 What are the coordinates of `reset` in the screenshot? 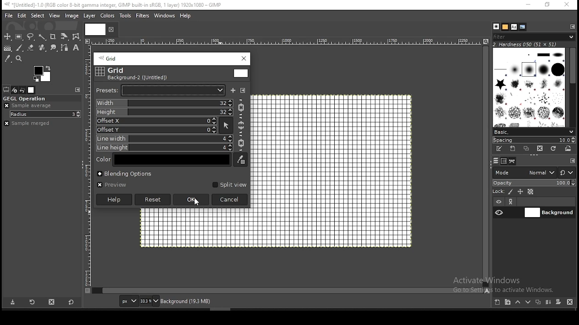 It's located at (153, 200).